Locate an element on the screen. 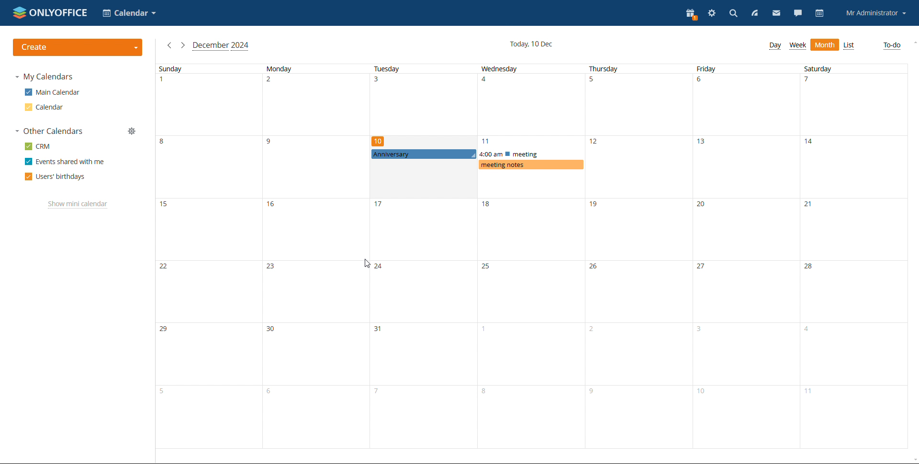  search is located at coordinates (734, 13).